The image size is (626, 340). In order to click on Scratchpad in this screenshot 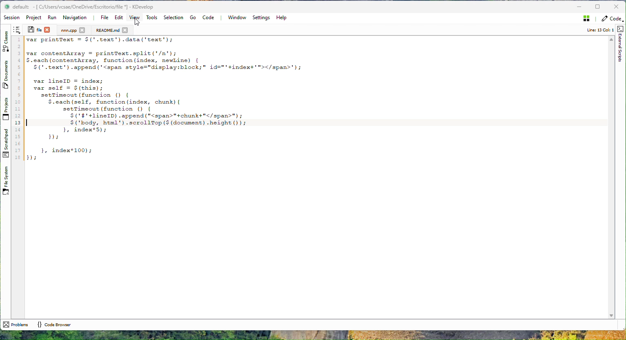, I will do `click(5, 143)`.